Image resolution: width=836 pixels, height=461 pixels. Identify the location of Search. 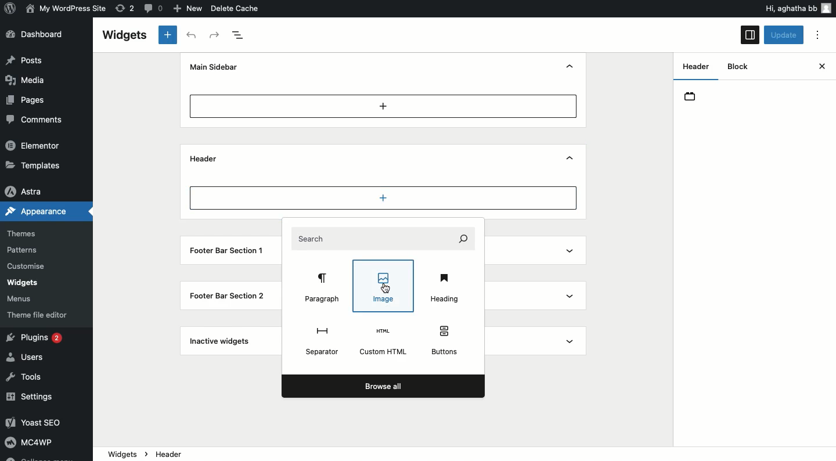
(382, 239).